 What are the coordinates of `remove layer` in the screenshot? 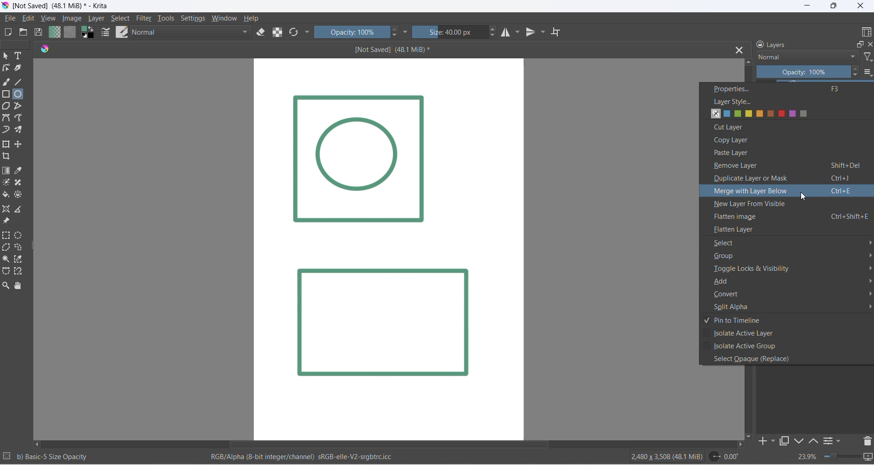 It's located at (787, 167).